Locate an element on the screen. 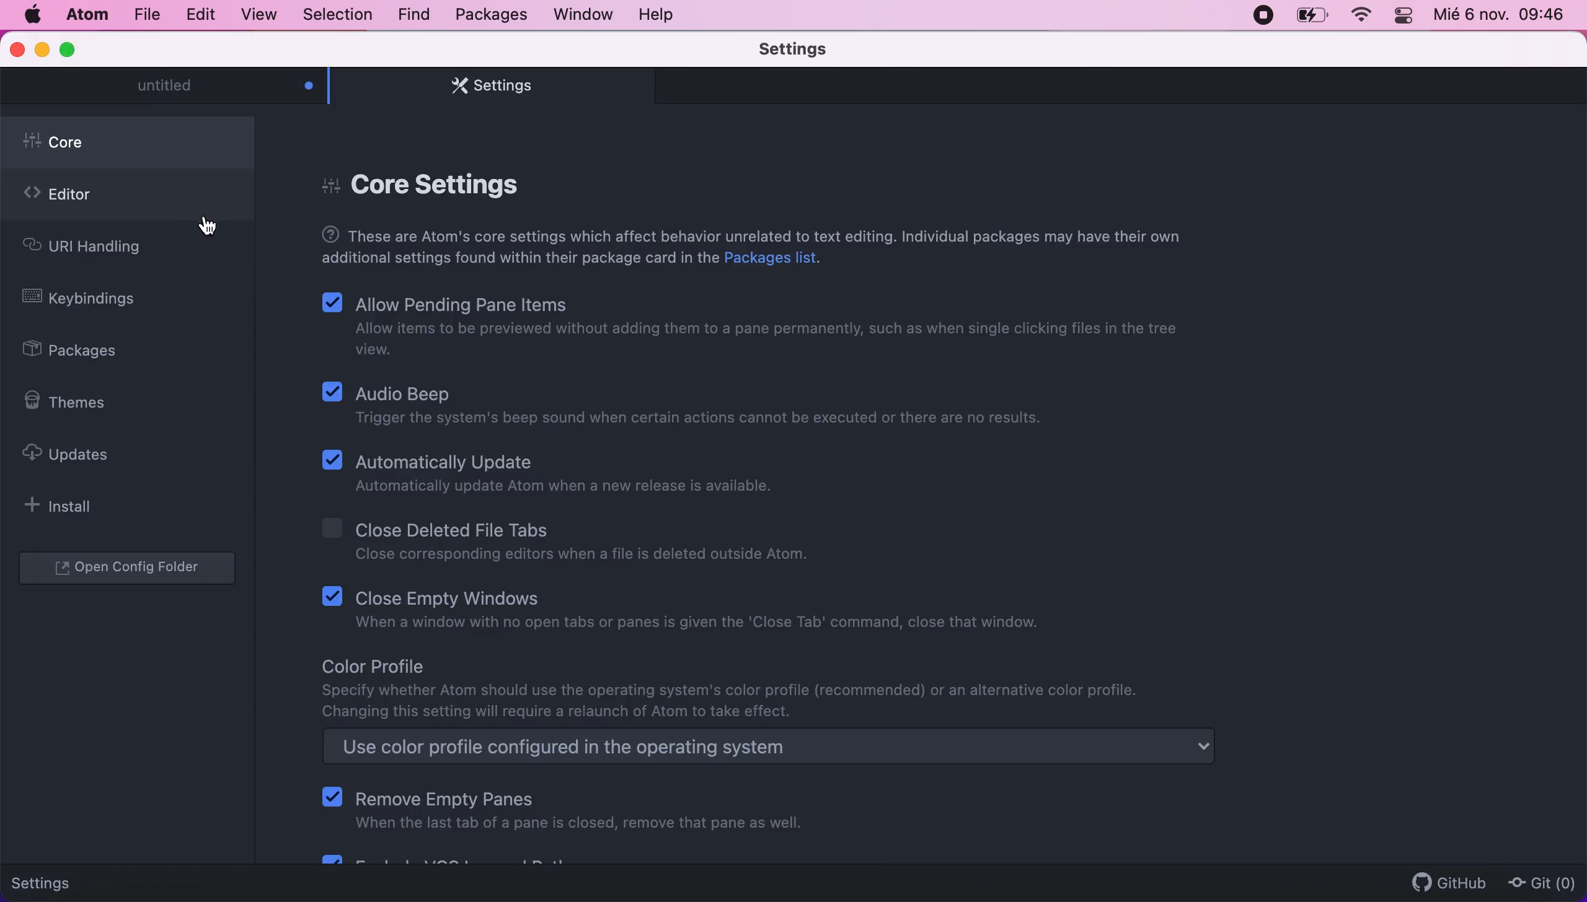 The height and width of the screenshot is (902, 1587). Allow Pending Pane Items | Allow items to be previewed without adding them to a pane permanently, such as when single clicking files in the tree view. is located at coordinates (772, 327).